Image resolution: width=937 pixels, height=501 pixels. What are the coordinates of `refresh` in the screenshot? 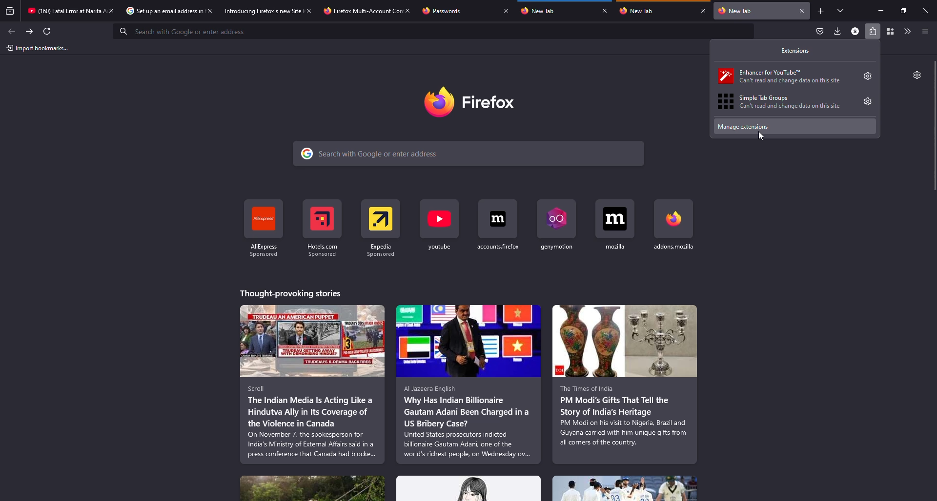 It's located at (47, 31).